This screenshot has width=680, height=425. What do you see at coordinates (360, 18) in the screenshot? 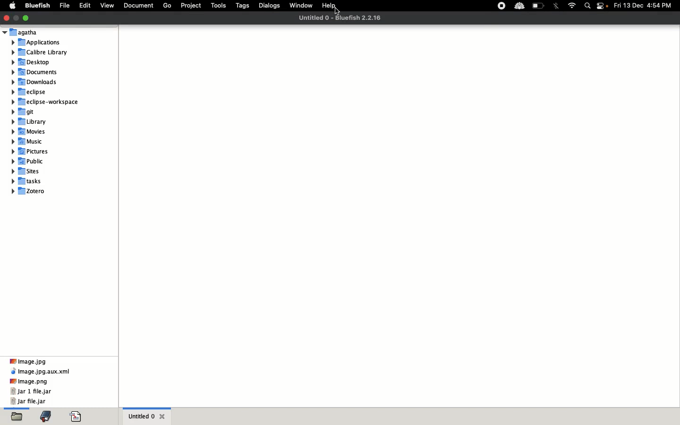
I see `Software and Version 2.2.16` at bounding box center [360, 18].